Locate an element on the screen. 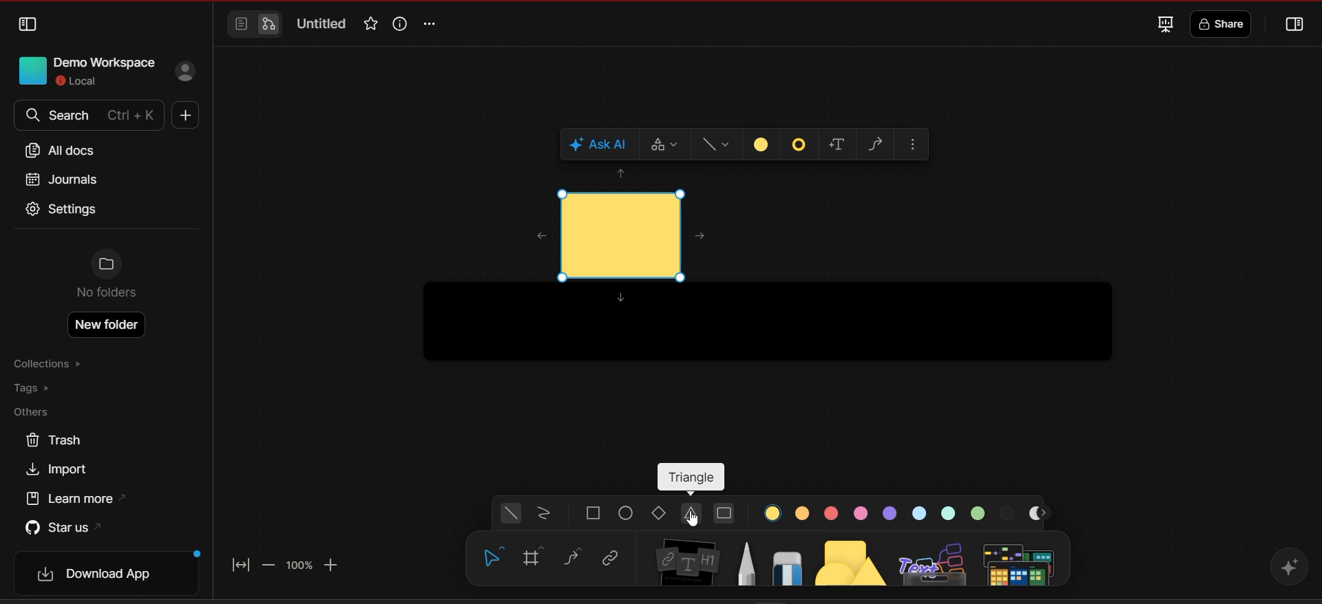 This screenshot has width=1322, height=604. favorite is located at coordinates (368, 25).